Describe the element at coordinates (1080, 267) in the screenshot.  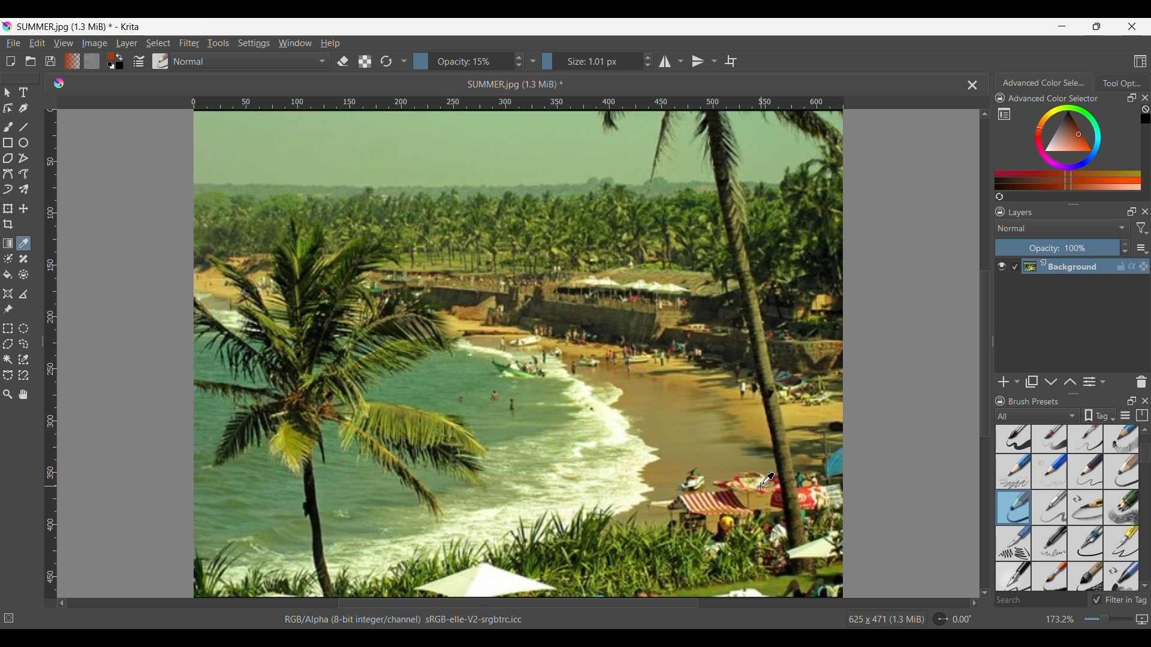
I see `Background` at that location.